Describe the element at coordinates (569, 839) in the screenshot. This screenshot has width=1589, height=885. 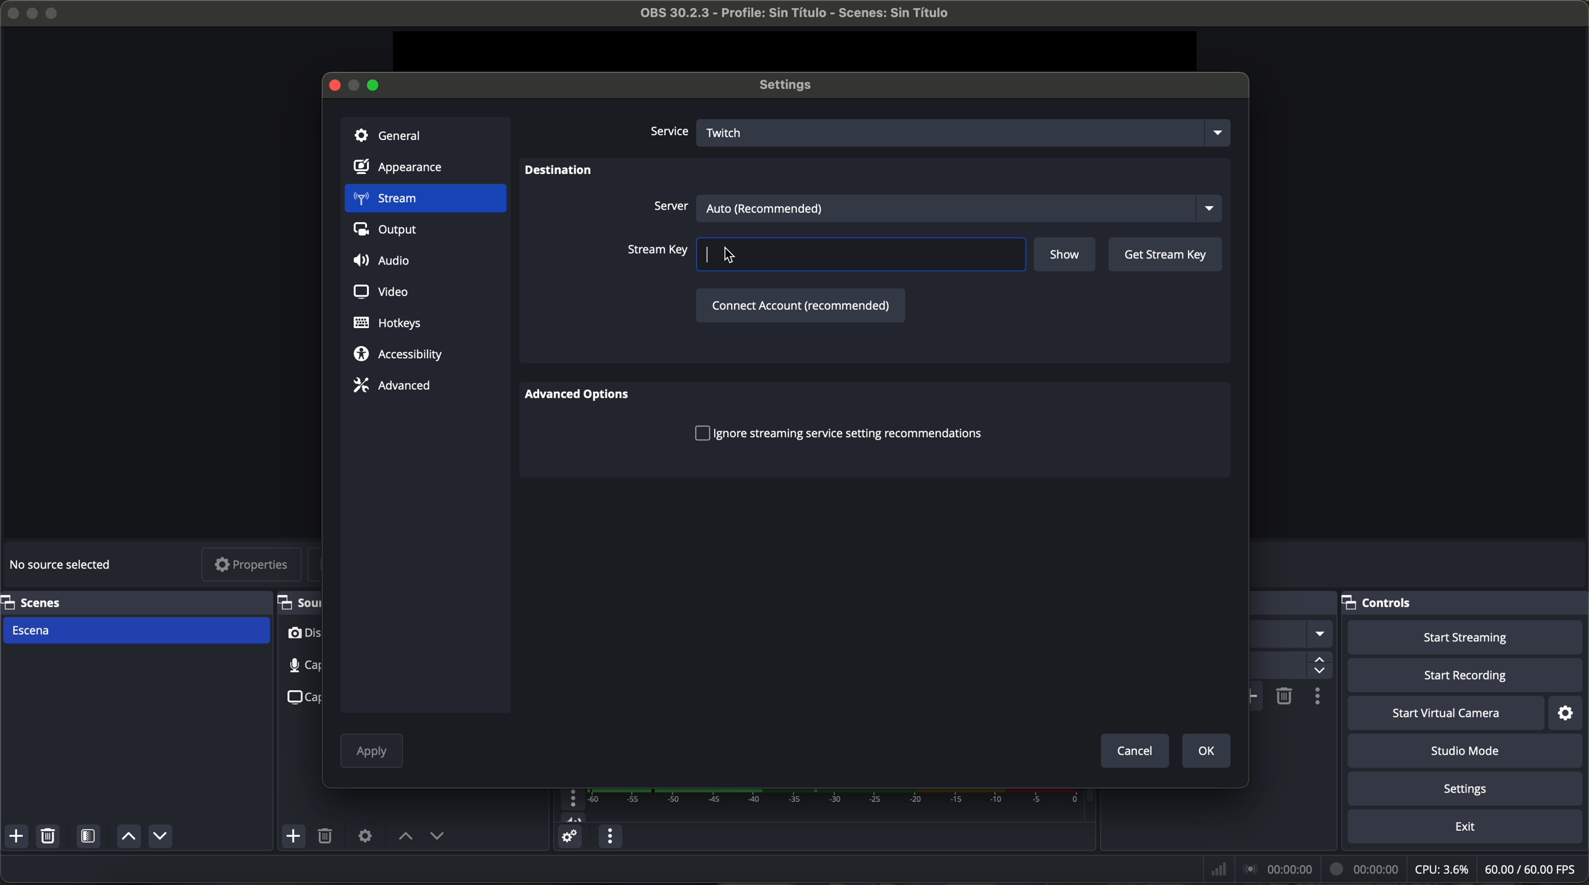
I see `advanced audio properties` at that location.